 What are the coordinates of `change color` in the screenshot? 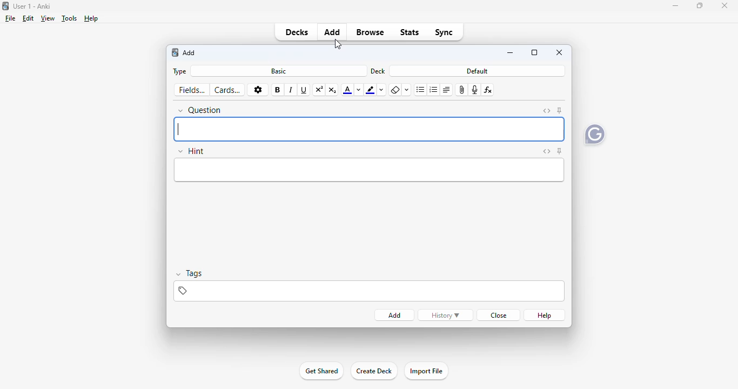 It's located at (359, 90).